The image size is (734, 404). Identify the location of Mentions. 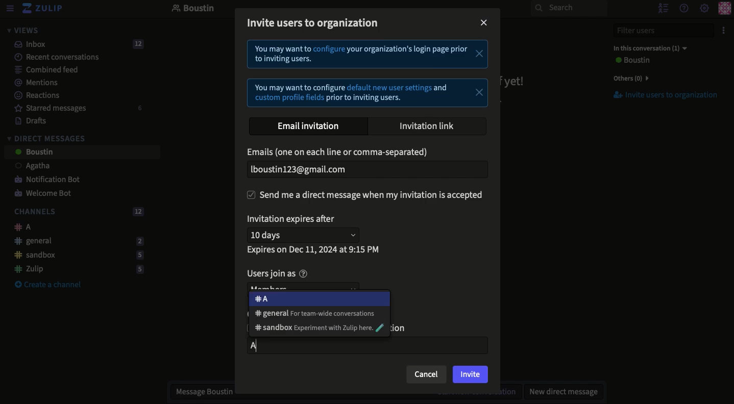
(33, 83).